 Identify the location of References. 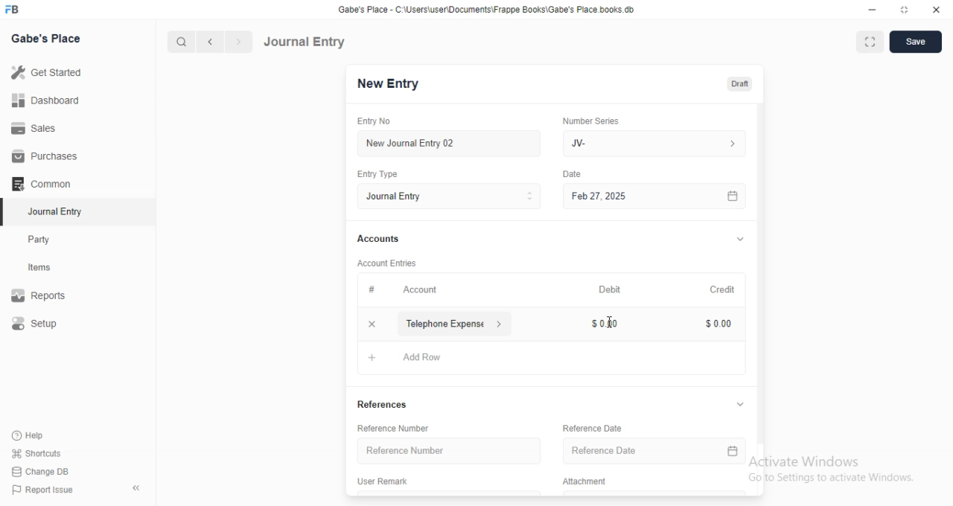
(388, 405).